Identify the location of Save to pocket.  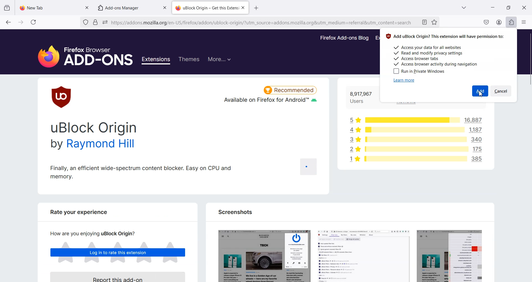
(487, 22).